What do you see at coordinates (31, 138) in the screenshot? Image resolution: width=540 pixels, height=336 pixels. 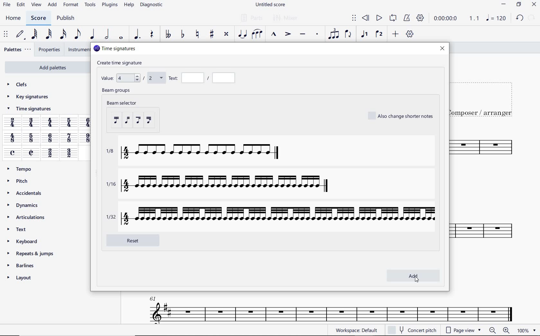 I see `5/8` at bounding box center [31, 138].